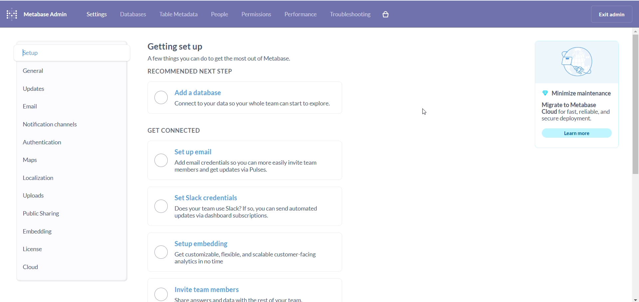  Describe the element at coordinates (421, 113) in the screenshot. I see `cursor` at that location.